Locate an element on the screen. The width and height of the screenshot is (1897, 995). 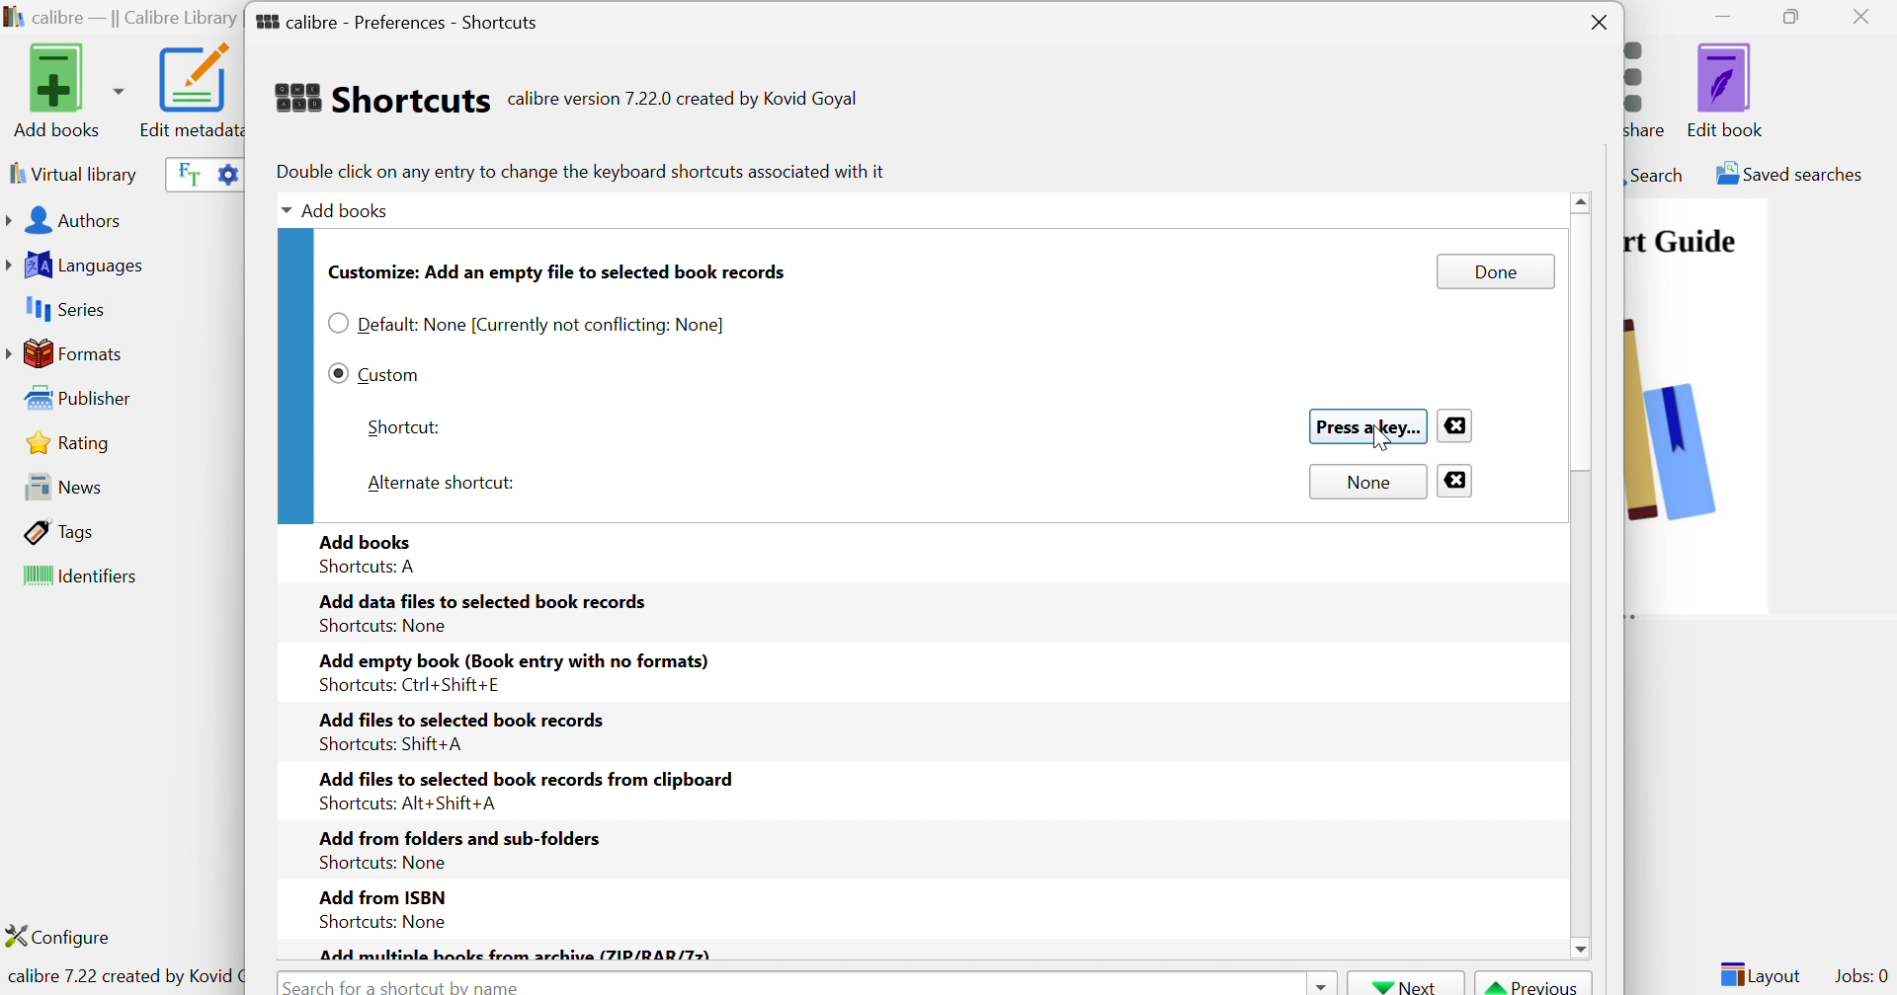
Add files to selected book records is located at coordinates (462, 718).